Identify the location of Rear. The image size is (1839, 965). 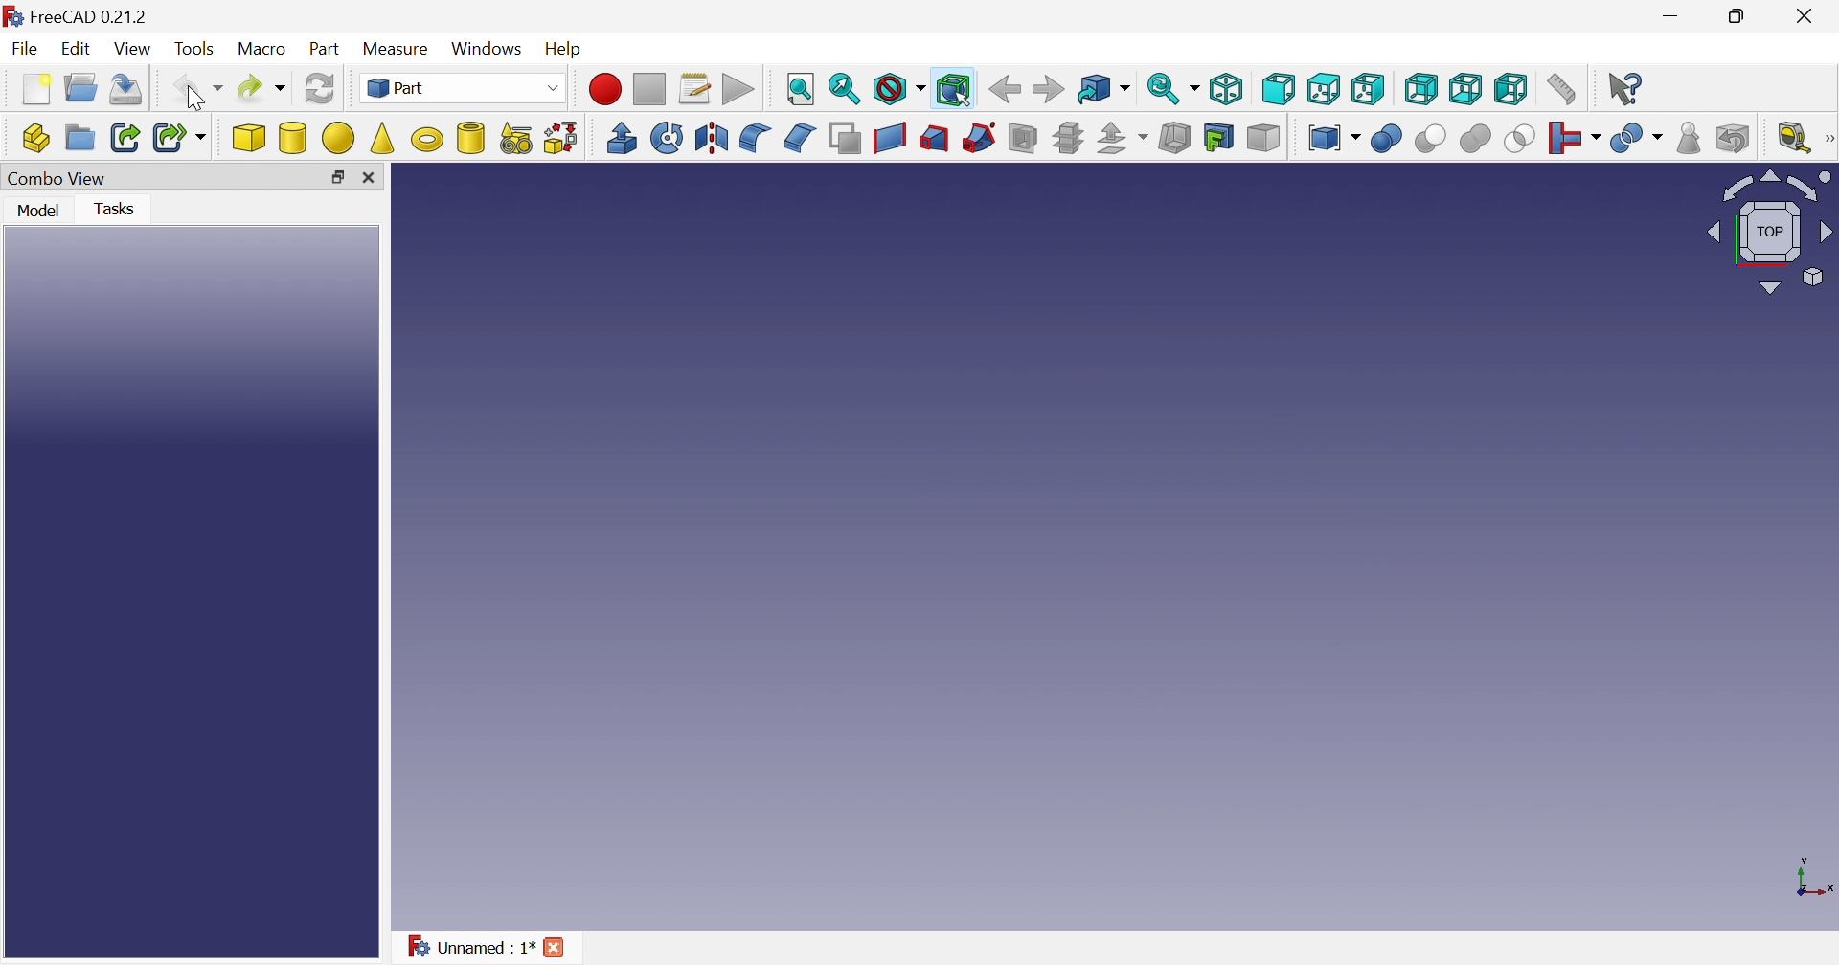
(1465, 88).